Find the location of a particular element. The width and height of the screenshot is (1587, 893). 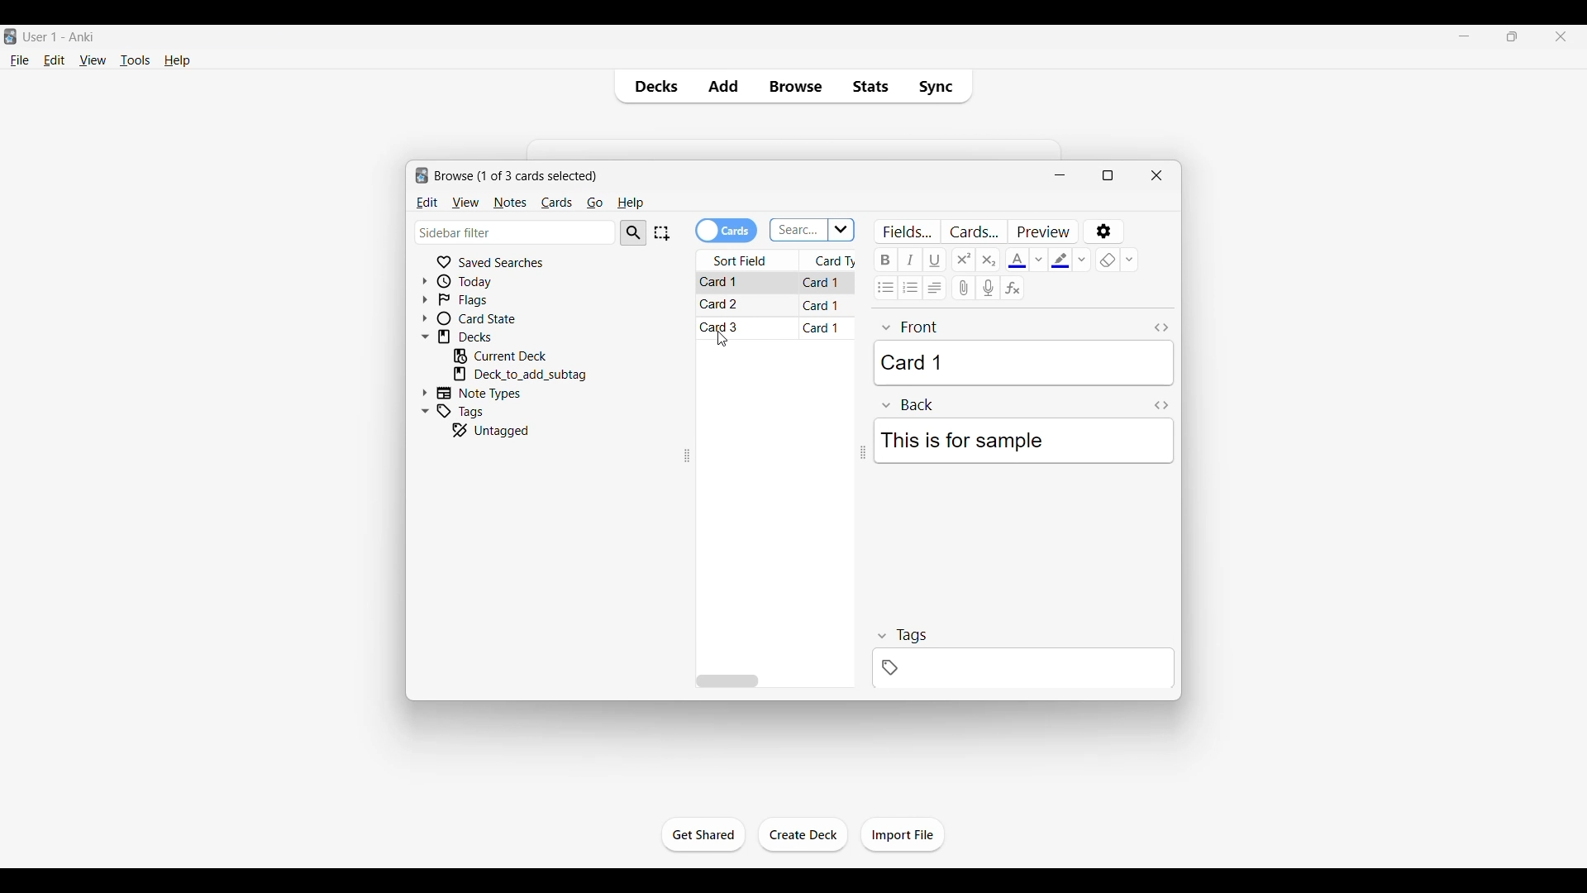

Stats is located at coordinates (869, 86).